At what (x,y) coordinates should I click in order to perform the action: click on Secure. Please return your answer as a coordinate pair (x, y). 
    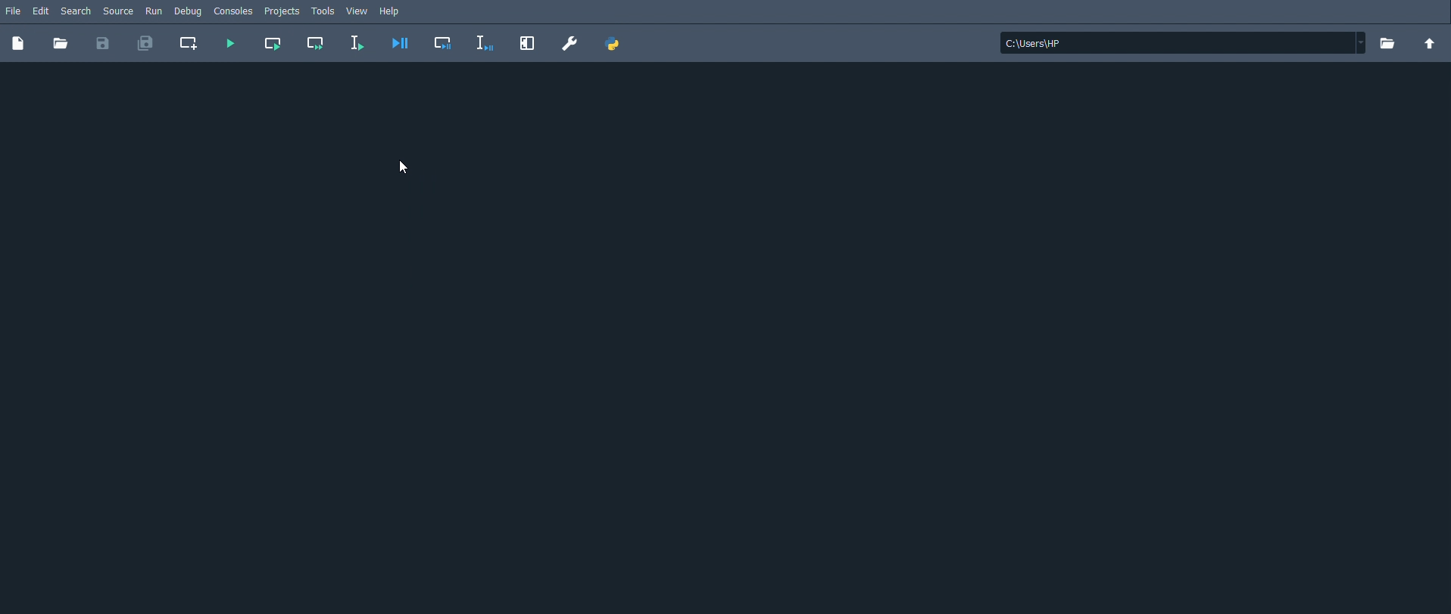
    Looking at the image, I should click on (120, 11).